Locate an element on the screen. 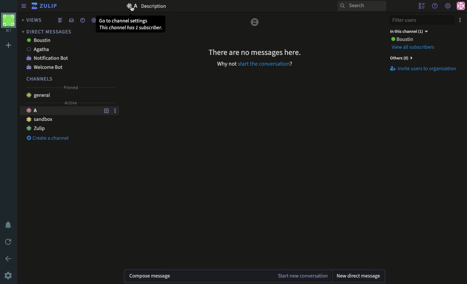 The image size is (467, 284). Zulip is located at coordinates (37, 129).